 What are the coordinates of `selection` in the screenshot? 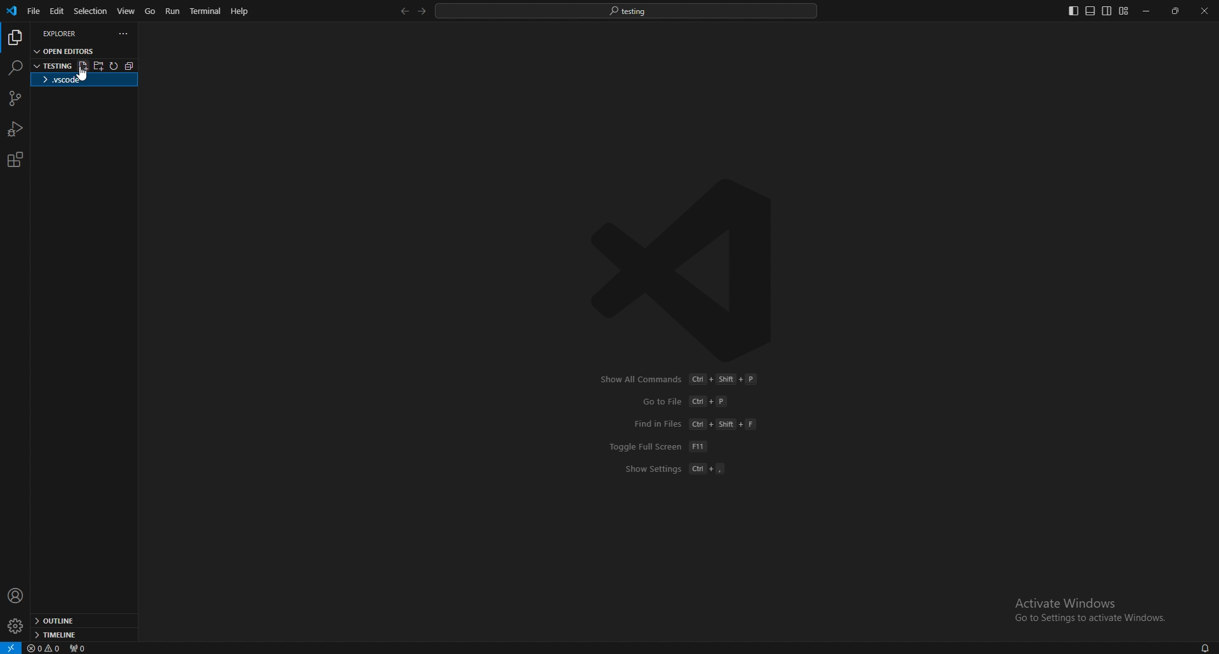 It's located at (90, 10).